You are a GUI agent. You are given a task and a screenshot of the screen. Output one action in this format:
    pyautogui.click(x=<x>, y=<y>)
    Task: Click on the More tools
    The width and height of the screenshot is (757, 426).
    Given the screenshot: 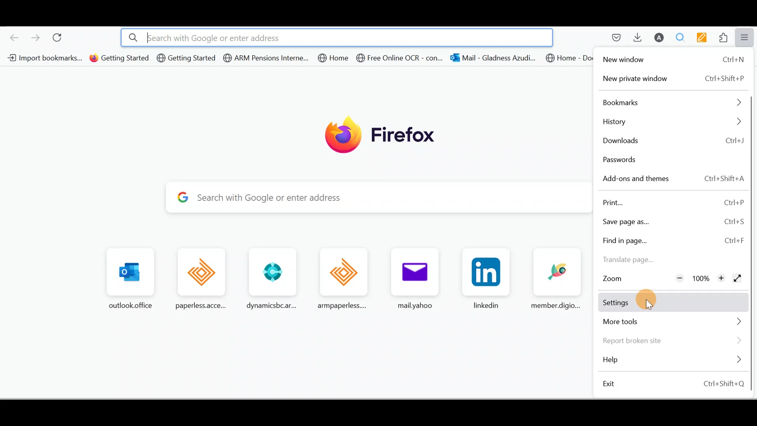 What is the action you would take?
    pyautogui.click(x=673, y=324)
    